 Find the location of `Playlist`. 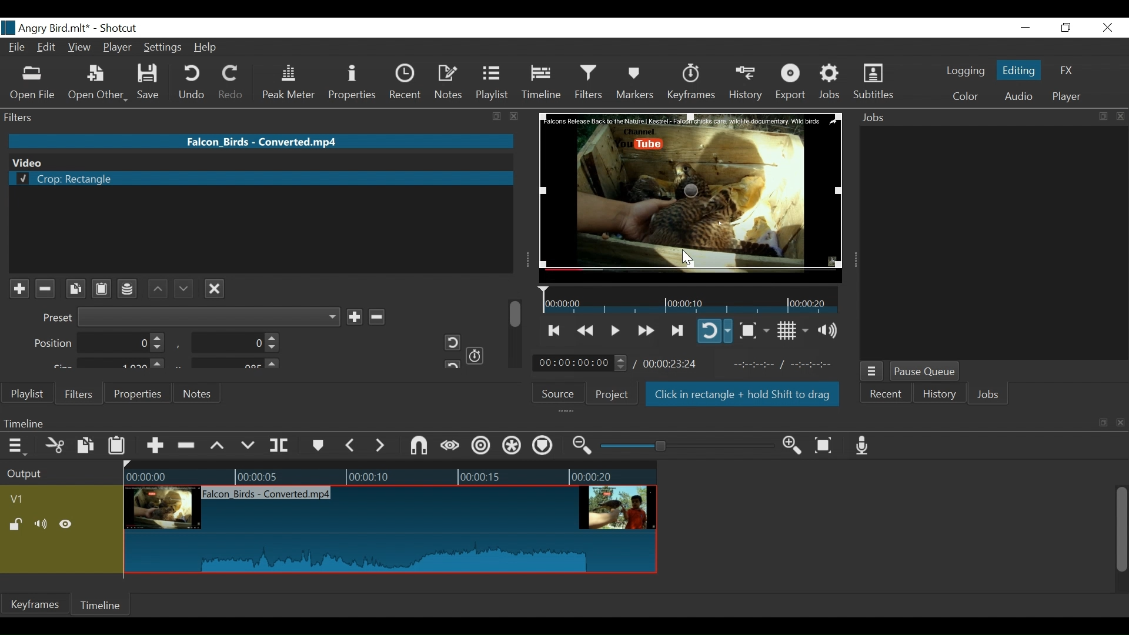

Playlist is located at coordinates (492, 82).